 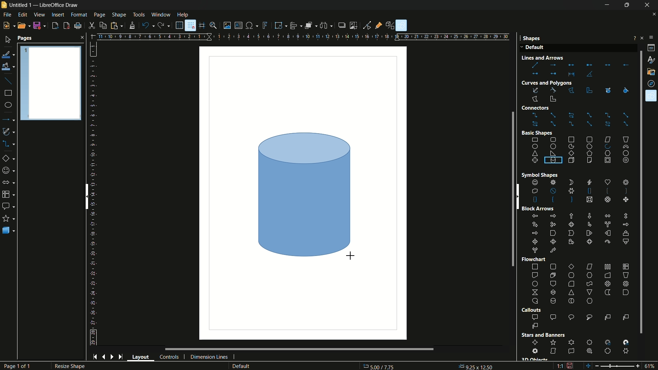 What do you see at coordinates (579, 69) in the screenshot?
I see `lines and arrows` at bounding box center [579, 69].